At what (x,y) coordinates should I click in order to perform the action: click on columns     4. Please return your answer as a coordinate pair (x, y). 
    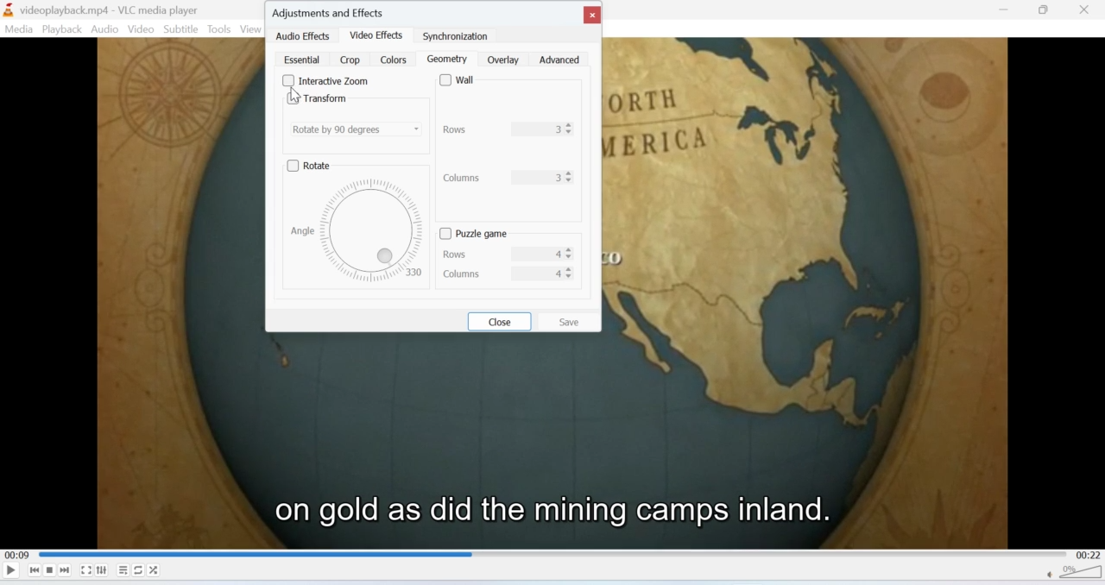
    Looking at the image, I should click on (503, 274).